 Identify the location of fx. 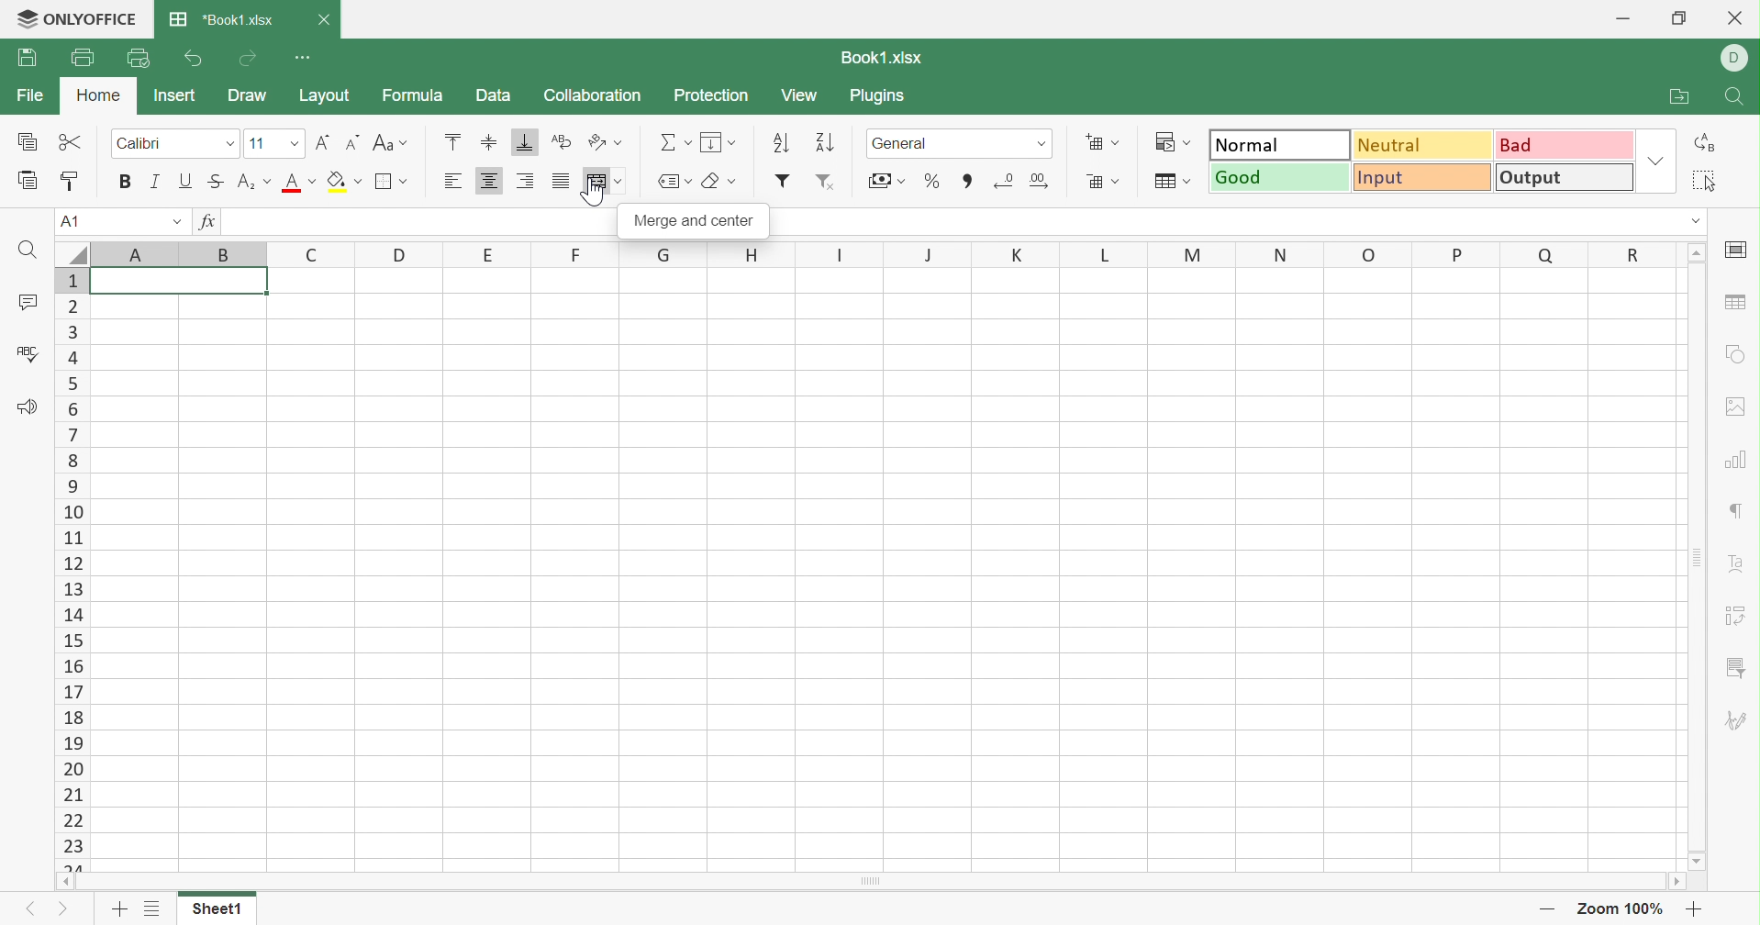
(213, 220).